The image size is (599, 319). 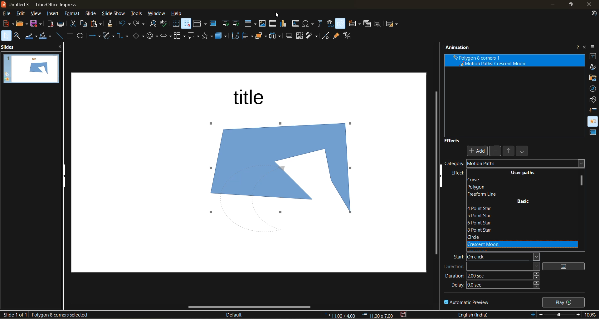 What do you see at coordinates (236, 37) in the screenshot?
I see `rotate` at bounding box center [236, 37].